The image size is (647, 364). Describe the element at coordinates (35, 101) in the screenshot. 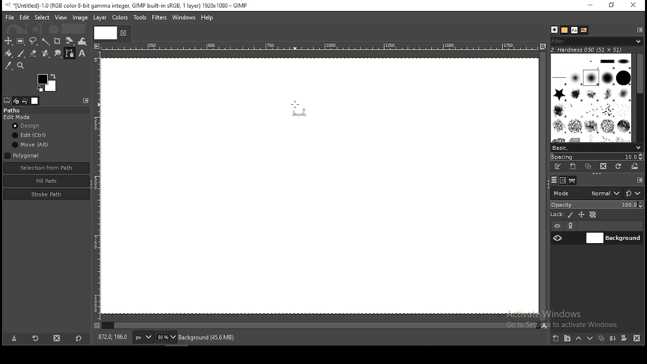

I see `images` at that location.